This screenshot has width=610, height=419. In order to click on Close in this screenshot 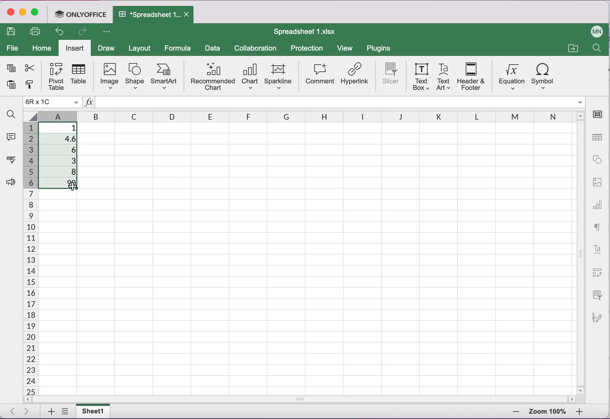, I will do `click(189, 14)`.